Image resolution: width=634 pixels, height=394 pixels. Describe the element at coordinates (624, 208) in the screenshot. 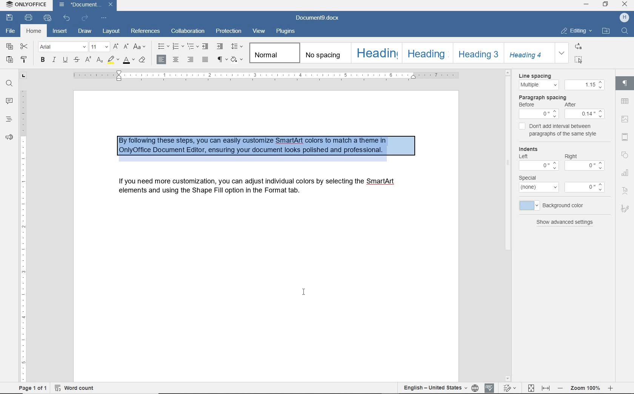

I see `signature` at that location.